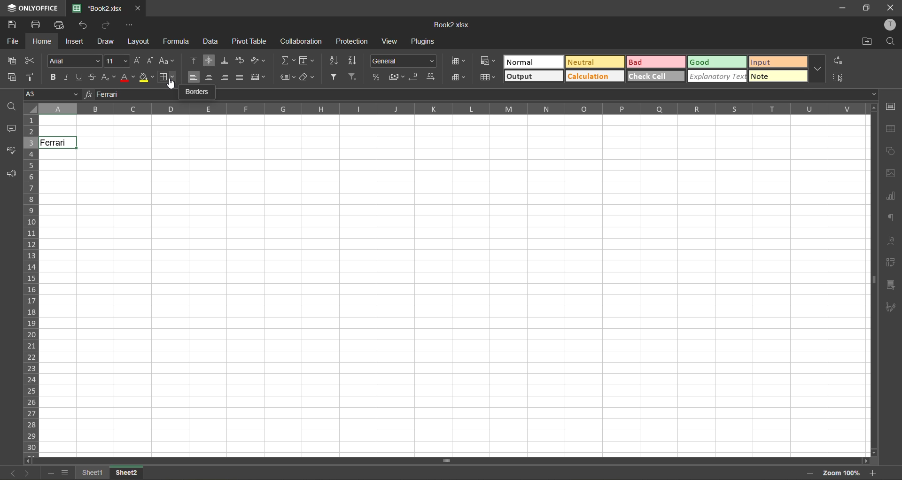 The width and height of the screenshot is (902, 480). What do you see at coordinates (446, 460) in the screenshot?
I see `horizontal scrollbar` at bounding box center [446, 460].